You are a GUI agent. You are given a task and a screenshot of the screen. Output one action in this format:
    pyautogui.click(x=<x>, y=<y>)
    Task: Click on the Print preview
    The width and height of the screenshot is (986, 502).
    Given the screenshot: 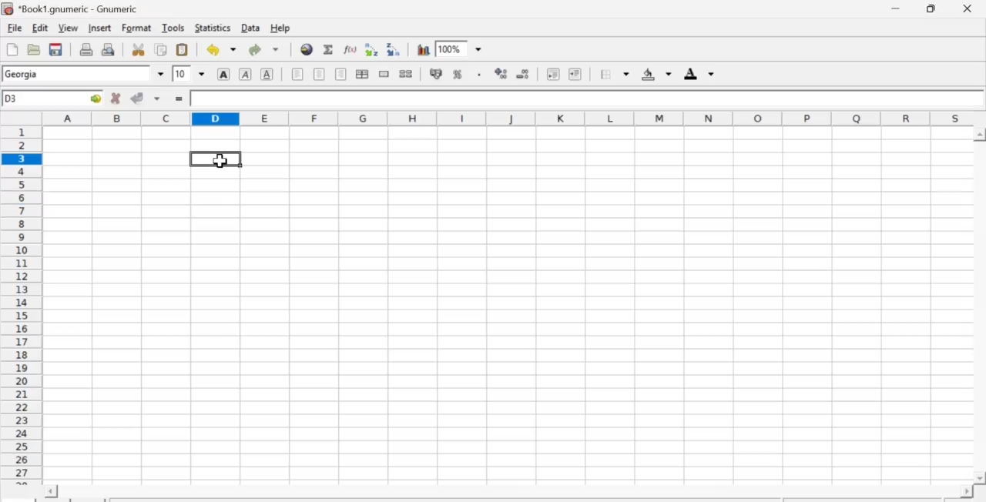 What is the action you would take?
    pyautogui.click(x=111, y=49)
    